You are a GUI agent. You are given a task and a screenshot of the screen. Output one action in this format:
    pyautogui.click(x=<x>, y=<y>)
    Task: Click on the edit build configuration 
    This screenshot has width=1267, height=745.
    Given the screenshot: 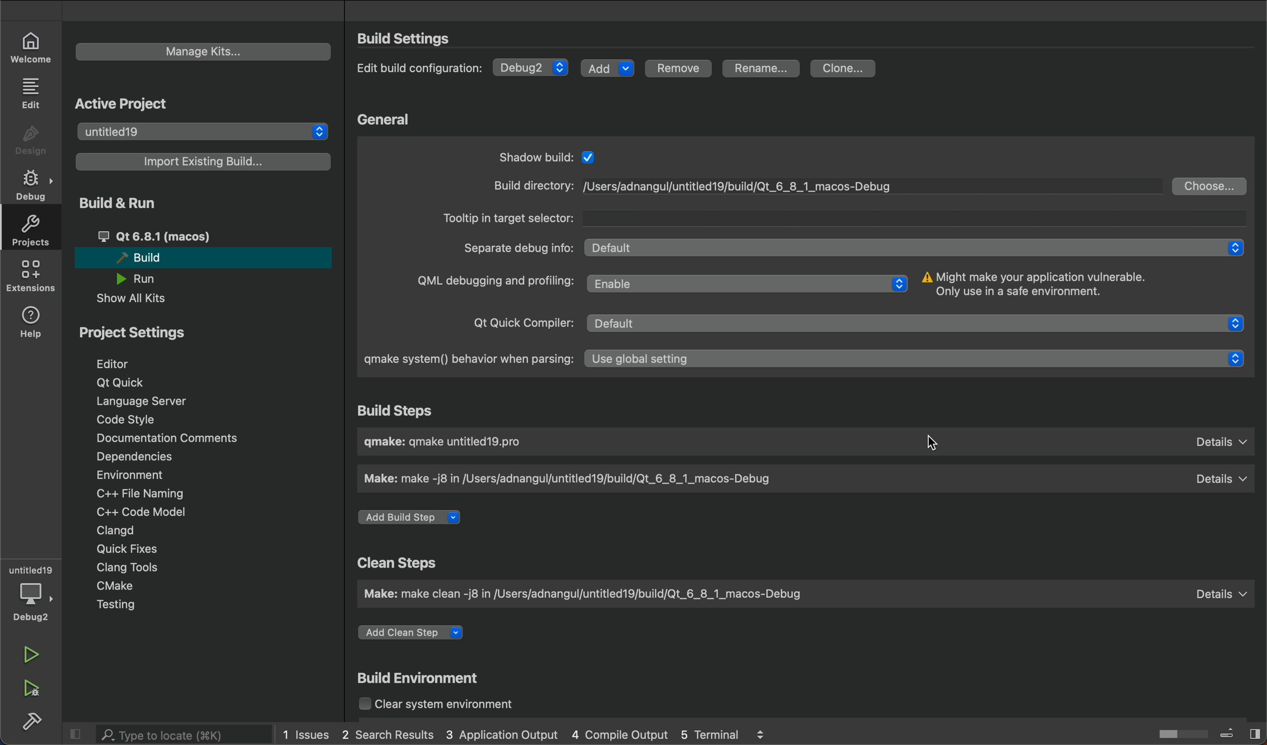 What is the action you would take?
    pyautogui.click(x=422, y=70)
    